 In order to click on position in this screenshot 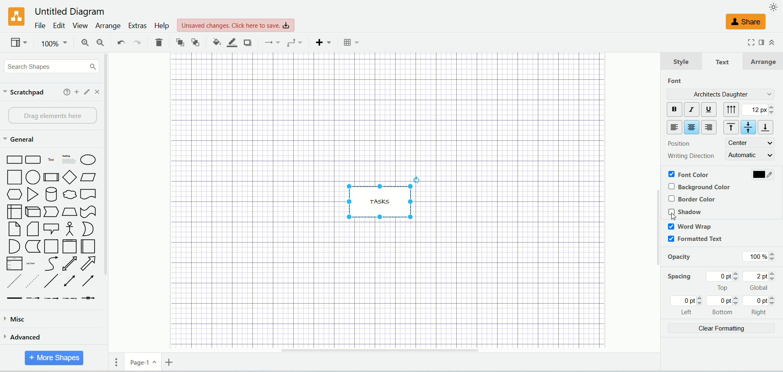, I will do `click(677, 143)`.